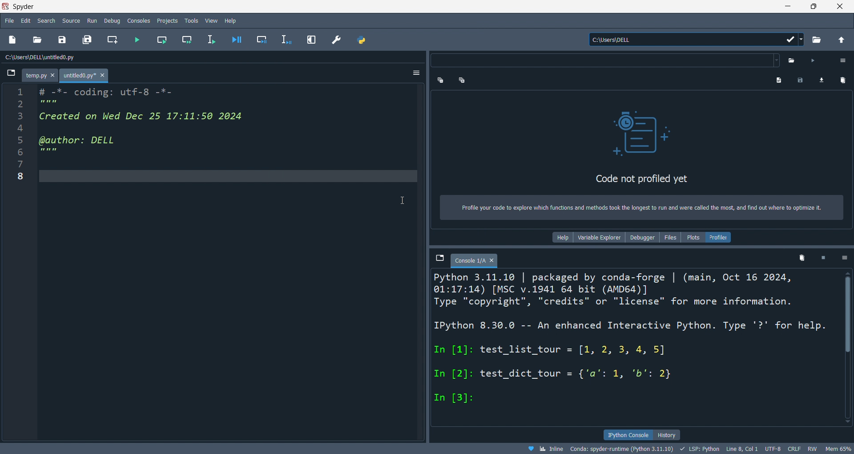 Image resolution: width=854 pixels, height=454 pixels. I want to click on files, so click(671, 237).